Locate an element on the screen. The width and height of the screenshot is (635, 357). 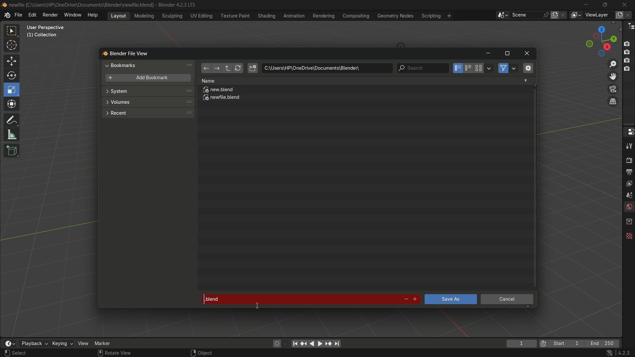
uv editing menu is located at coordinates (201, 16).